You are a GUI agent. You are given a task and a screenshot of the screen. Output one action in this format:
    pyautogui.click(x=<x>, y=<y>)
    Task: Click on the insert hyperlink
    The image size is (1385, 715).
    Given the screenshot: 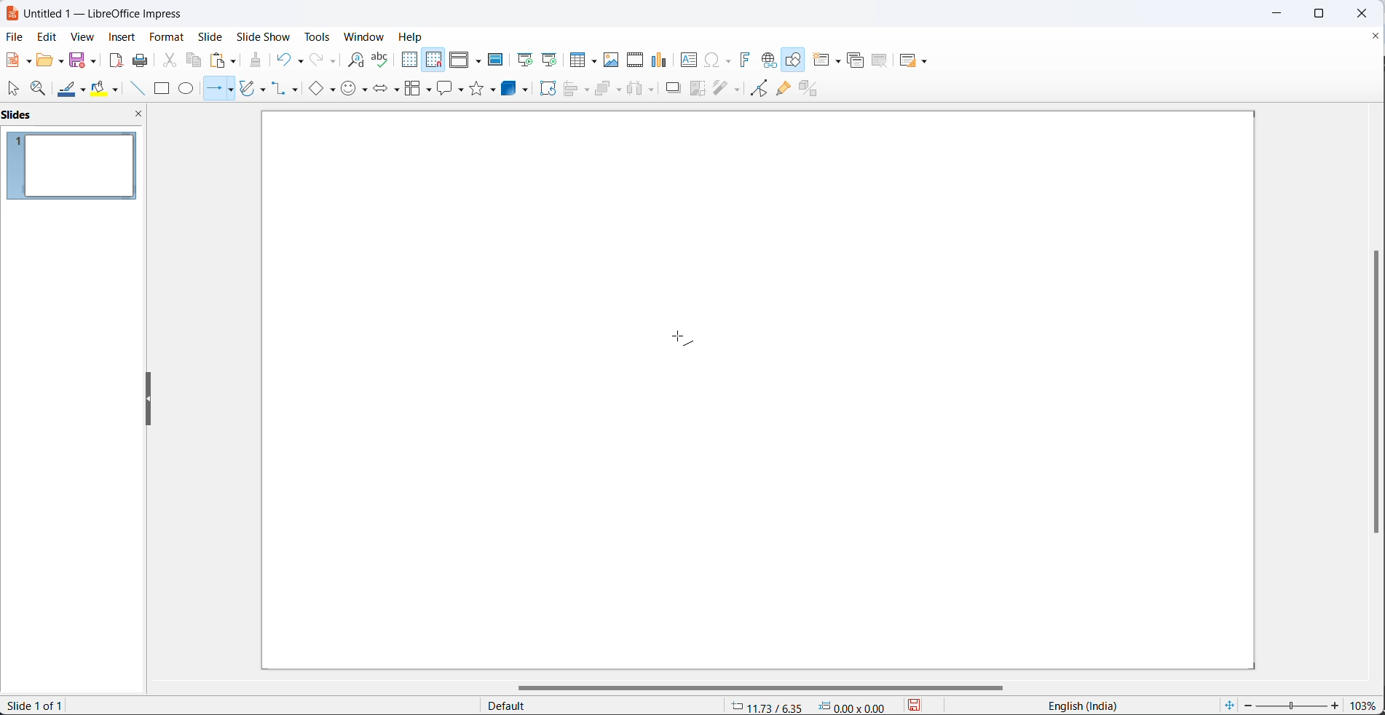 What is the action you would take?
    pyautogui.click(x=768, y=60)
    